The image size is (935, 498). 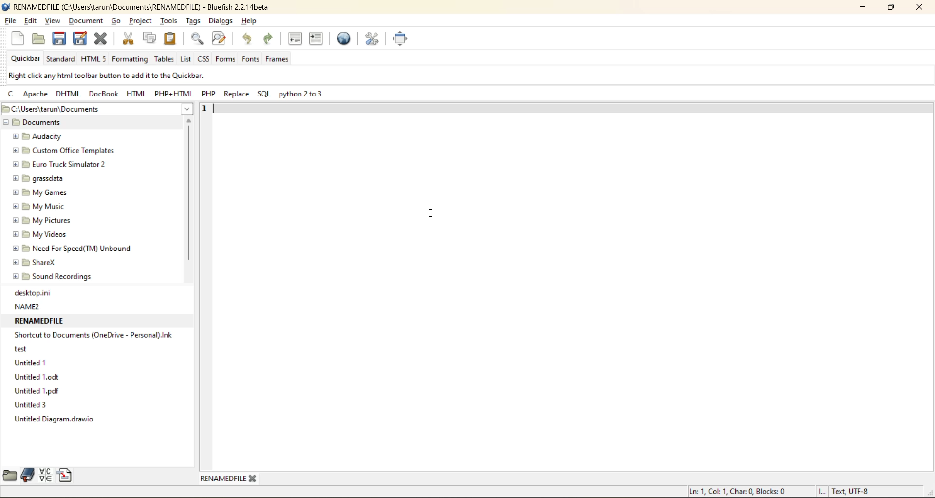 I want to click on html 5, so click(x=96, y=59).